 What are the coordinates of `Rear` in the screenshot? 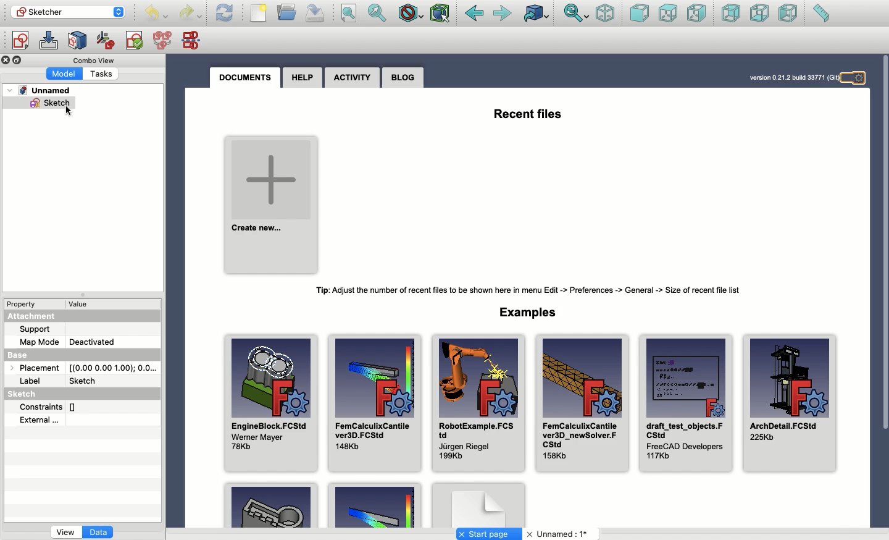 It's located at (731, 13).